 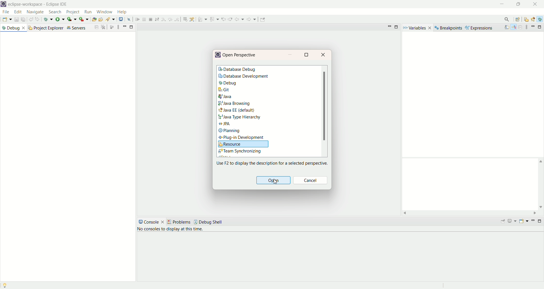 I want to click on plug-in development, so click(x=242, y=137).